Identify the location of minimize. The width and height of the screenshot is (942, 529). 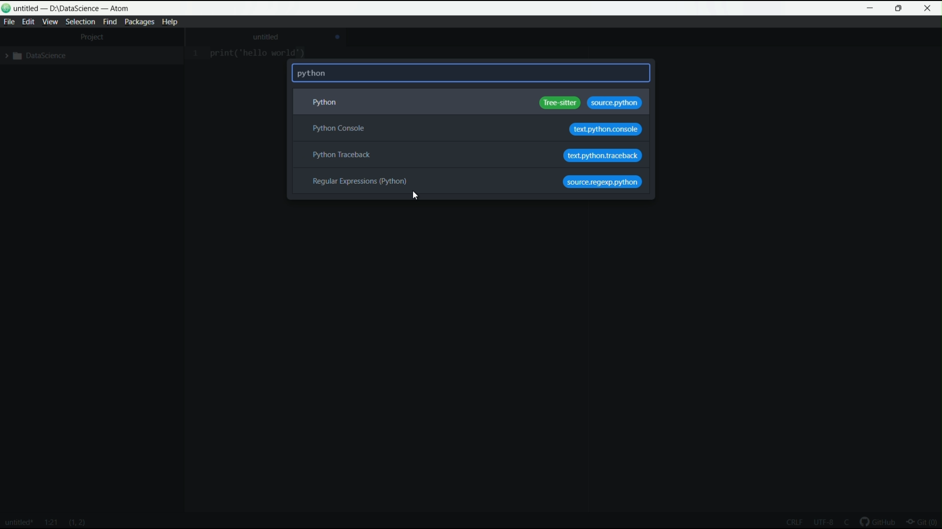
(871, 8).